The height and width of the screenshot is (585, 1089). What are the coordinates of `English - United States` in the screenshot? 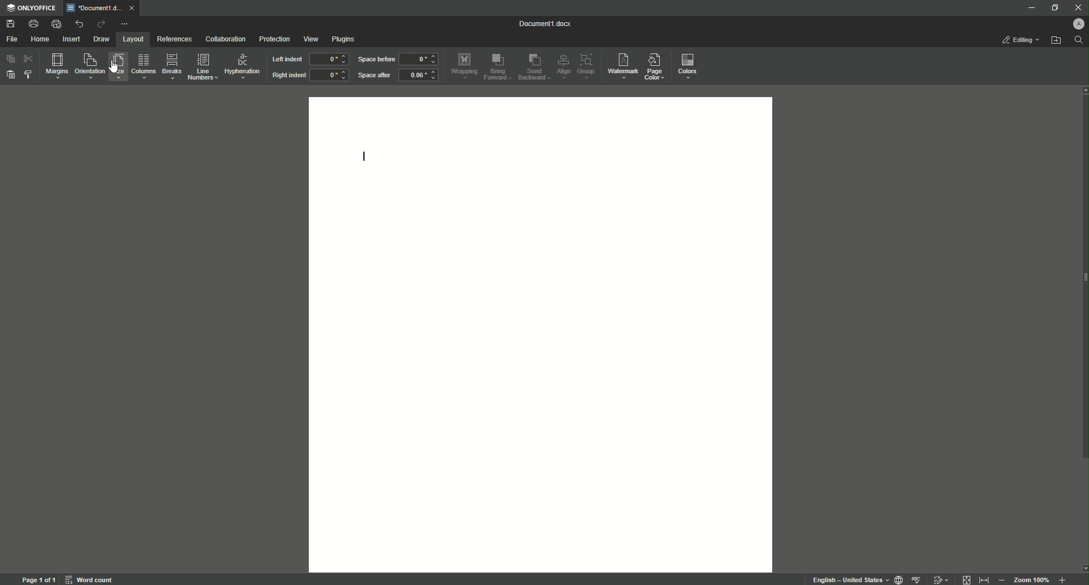 It's located at (845, 578).